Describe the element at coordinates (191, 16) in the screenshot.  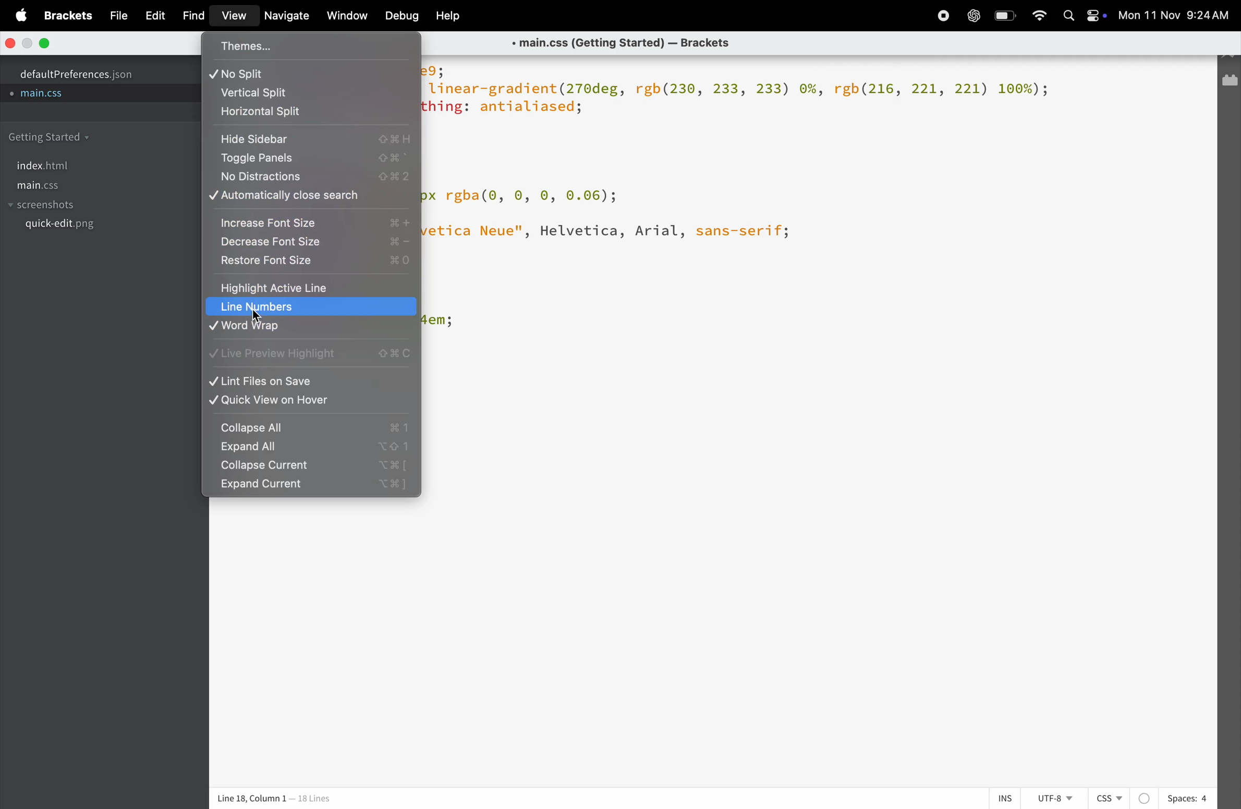
I see `find` at that location.